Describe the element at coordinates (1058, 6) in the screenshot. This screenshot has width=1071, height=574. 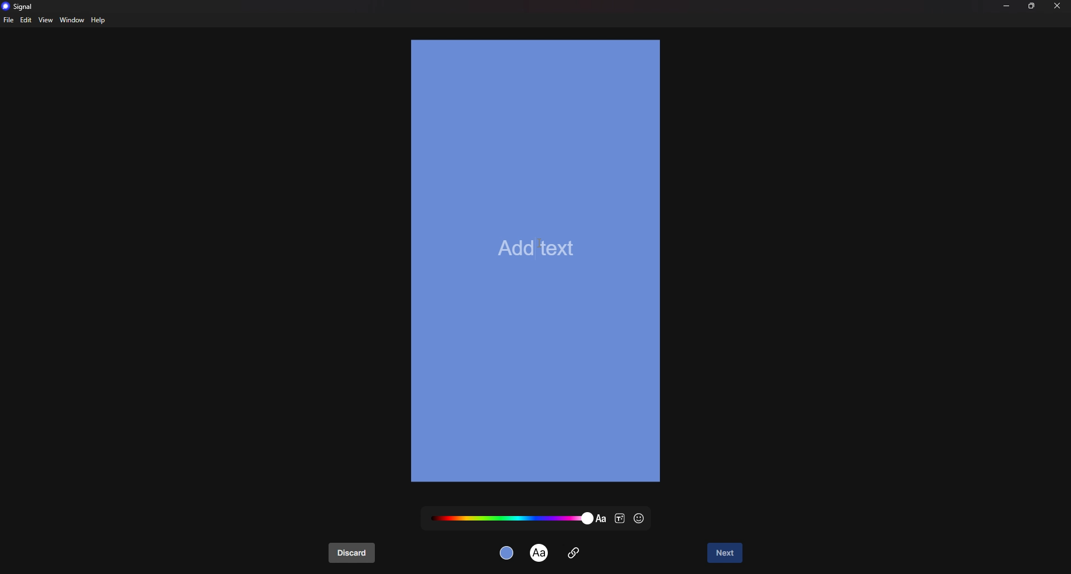
I see `close` at that location.